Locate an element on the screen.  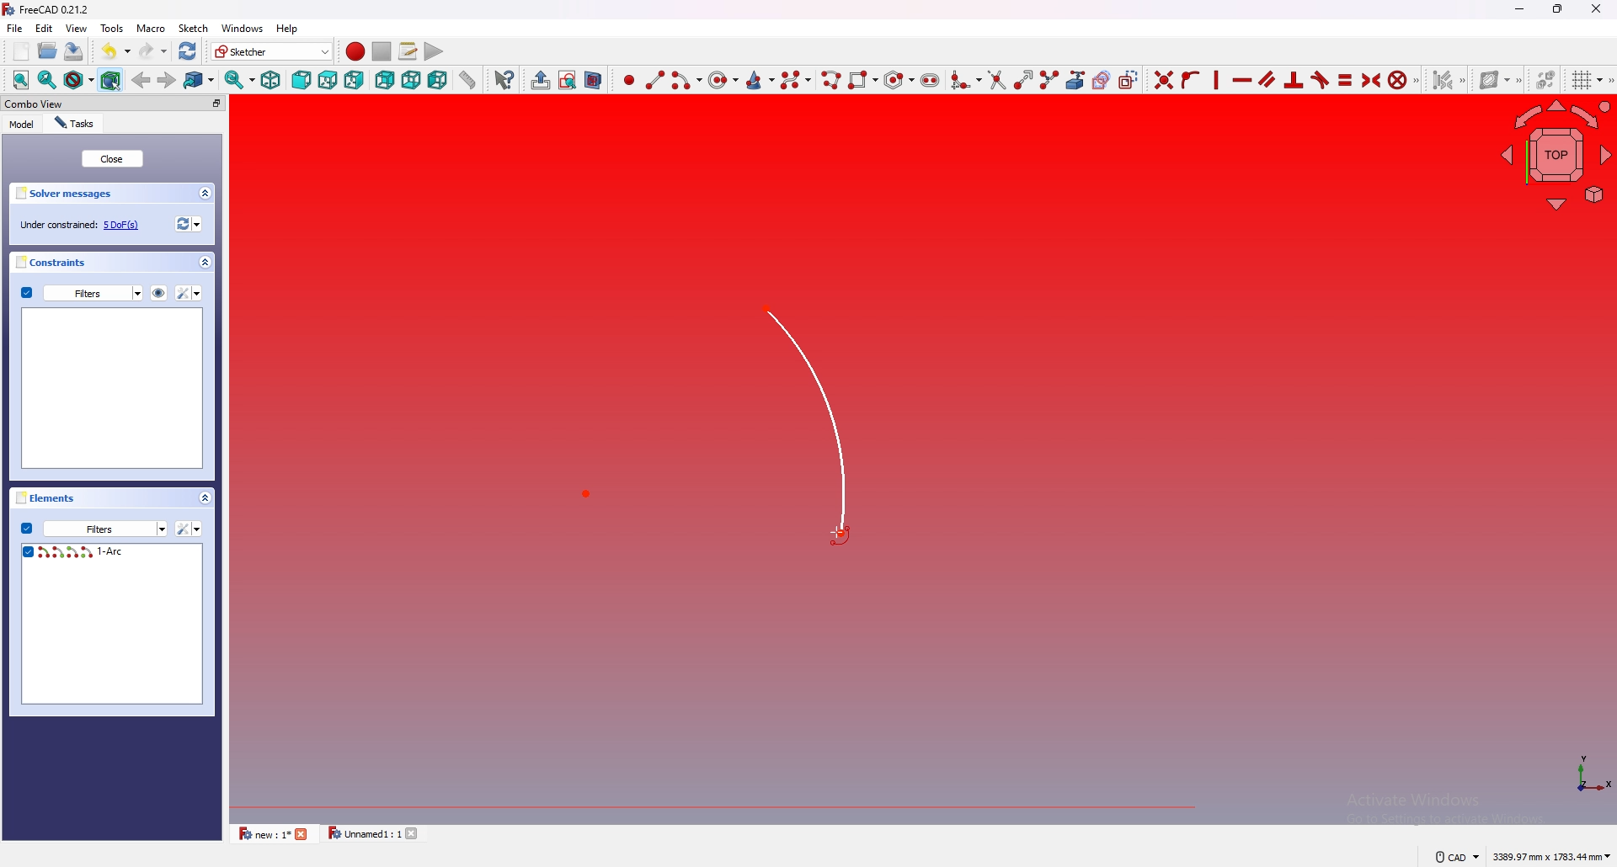
save is located at coordinates (72, 51).